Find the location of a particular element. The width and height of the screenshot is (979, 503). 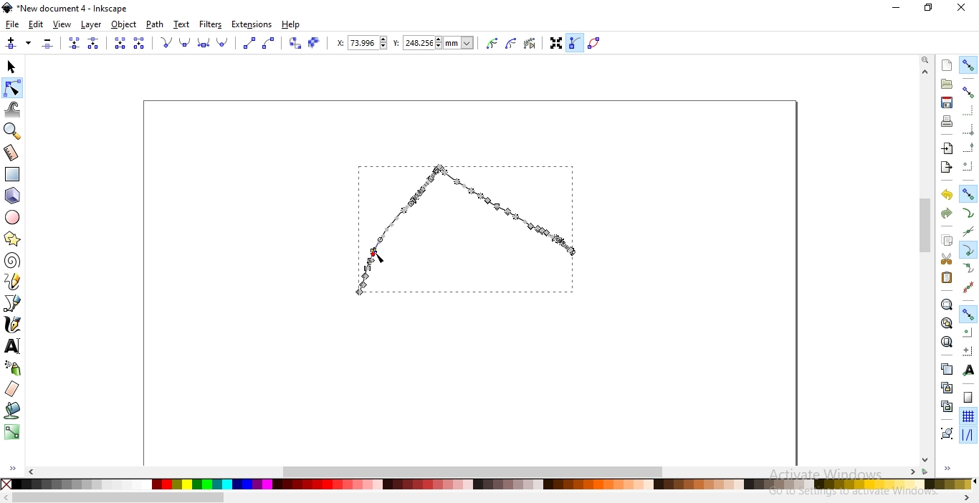

snap smooth nodes is located at coordinates (968, 269).